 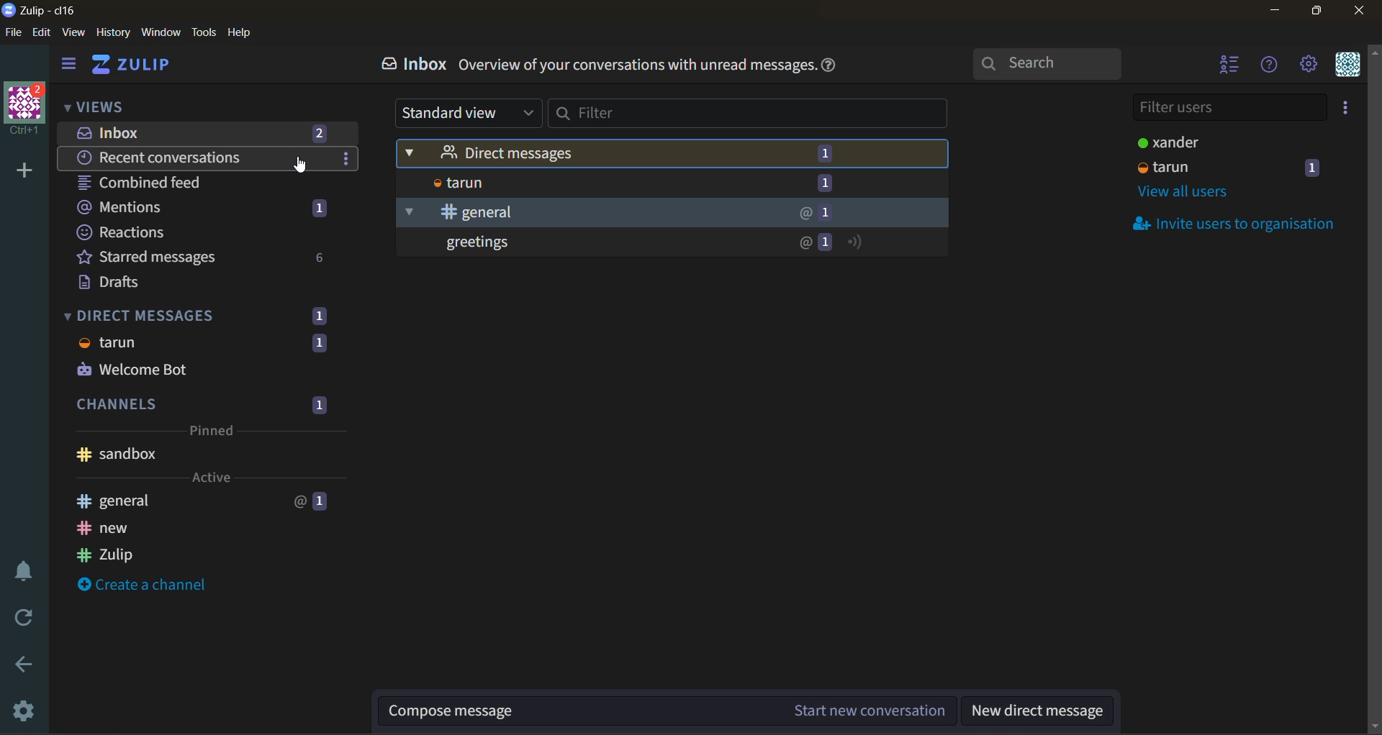 I want to click on create a channel, so click(x=146, y=585).